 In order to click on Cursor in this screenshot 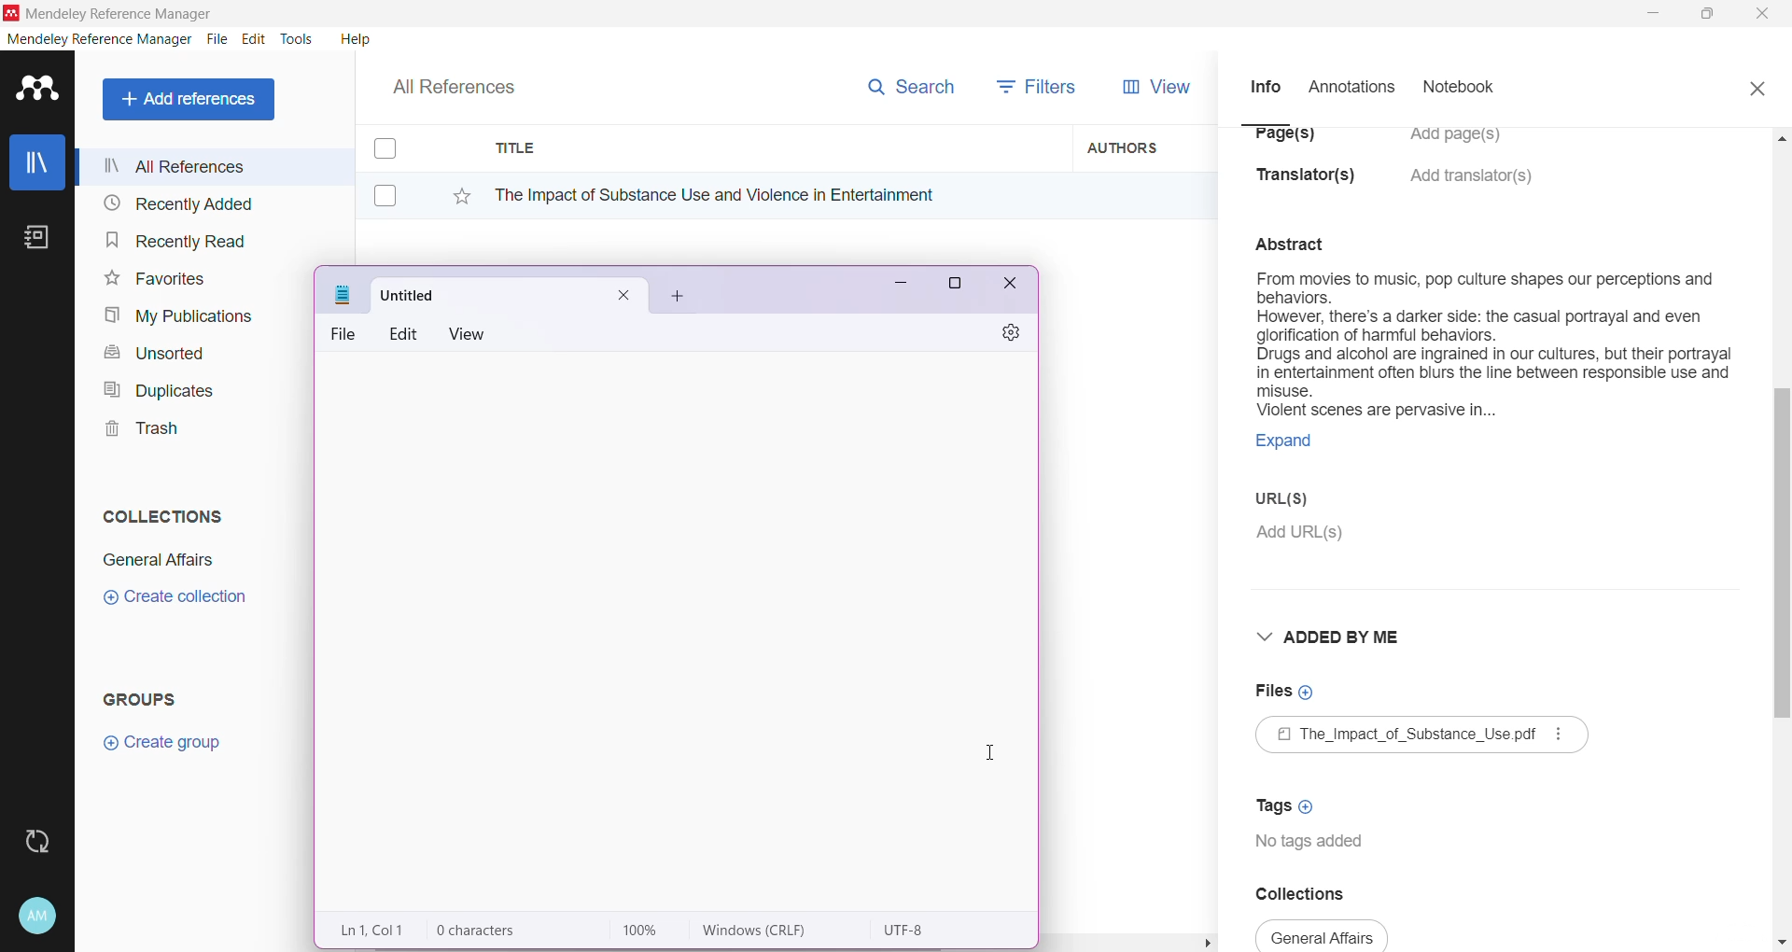, I will do `click(997, 750)`.